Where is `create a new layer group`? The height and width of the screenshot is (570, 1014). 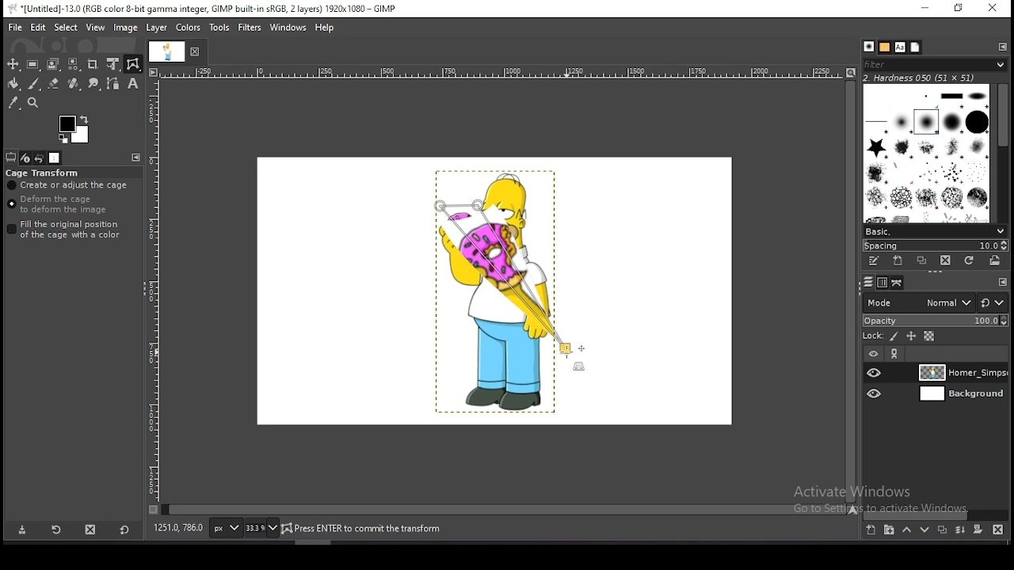
create a new layer group is located at coordinates (890, 530).